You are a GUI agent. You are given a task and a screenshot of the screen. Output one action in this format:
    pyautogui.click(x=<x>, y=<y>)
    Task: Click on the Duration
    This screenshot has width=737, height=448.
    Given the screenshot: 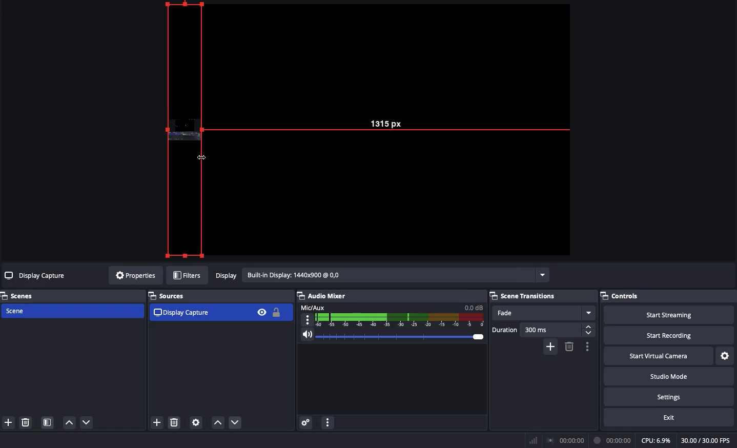 What is the action you would take?
    pyautogui.click(x=543, y=331)
    